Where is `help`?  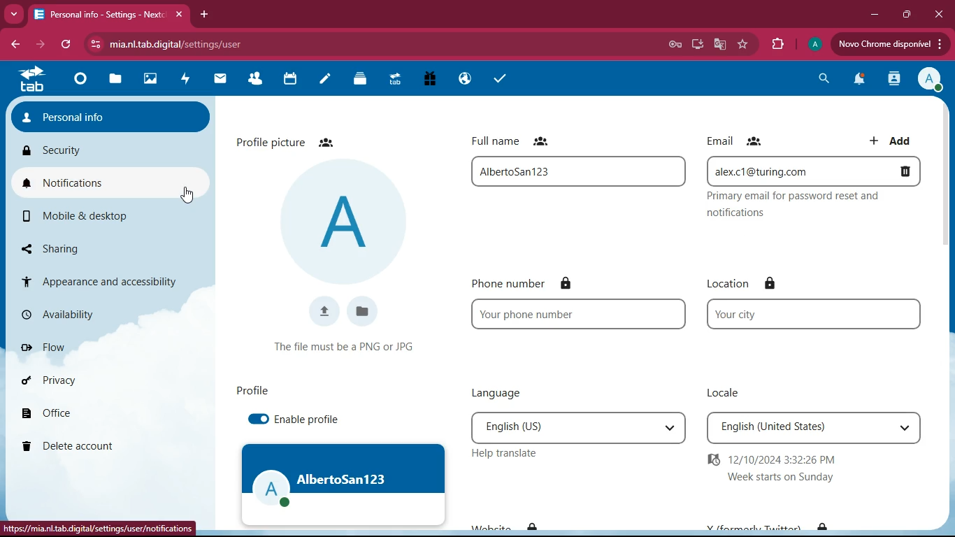 help is located at coordinates (519, 454).